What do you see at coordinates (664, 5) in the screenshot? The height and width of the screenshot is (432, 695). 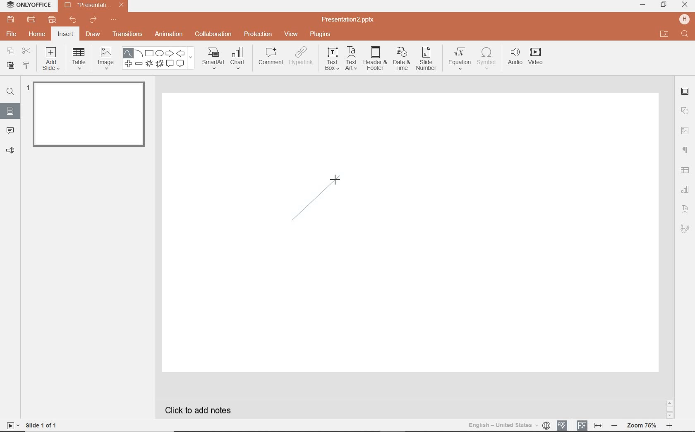 I see `RESTORE` at bounding box center [664, 5].